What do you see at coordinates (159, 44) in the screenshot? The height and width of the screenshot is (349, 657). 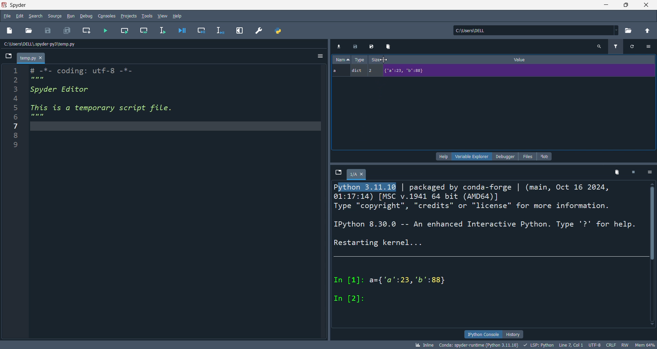 I see `file locations` at bounding box center [159, 44].